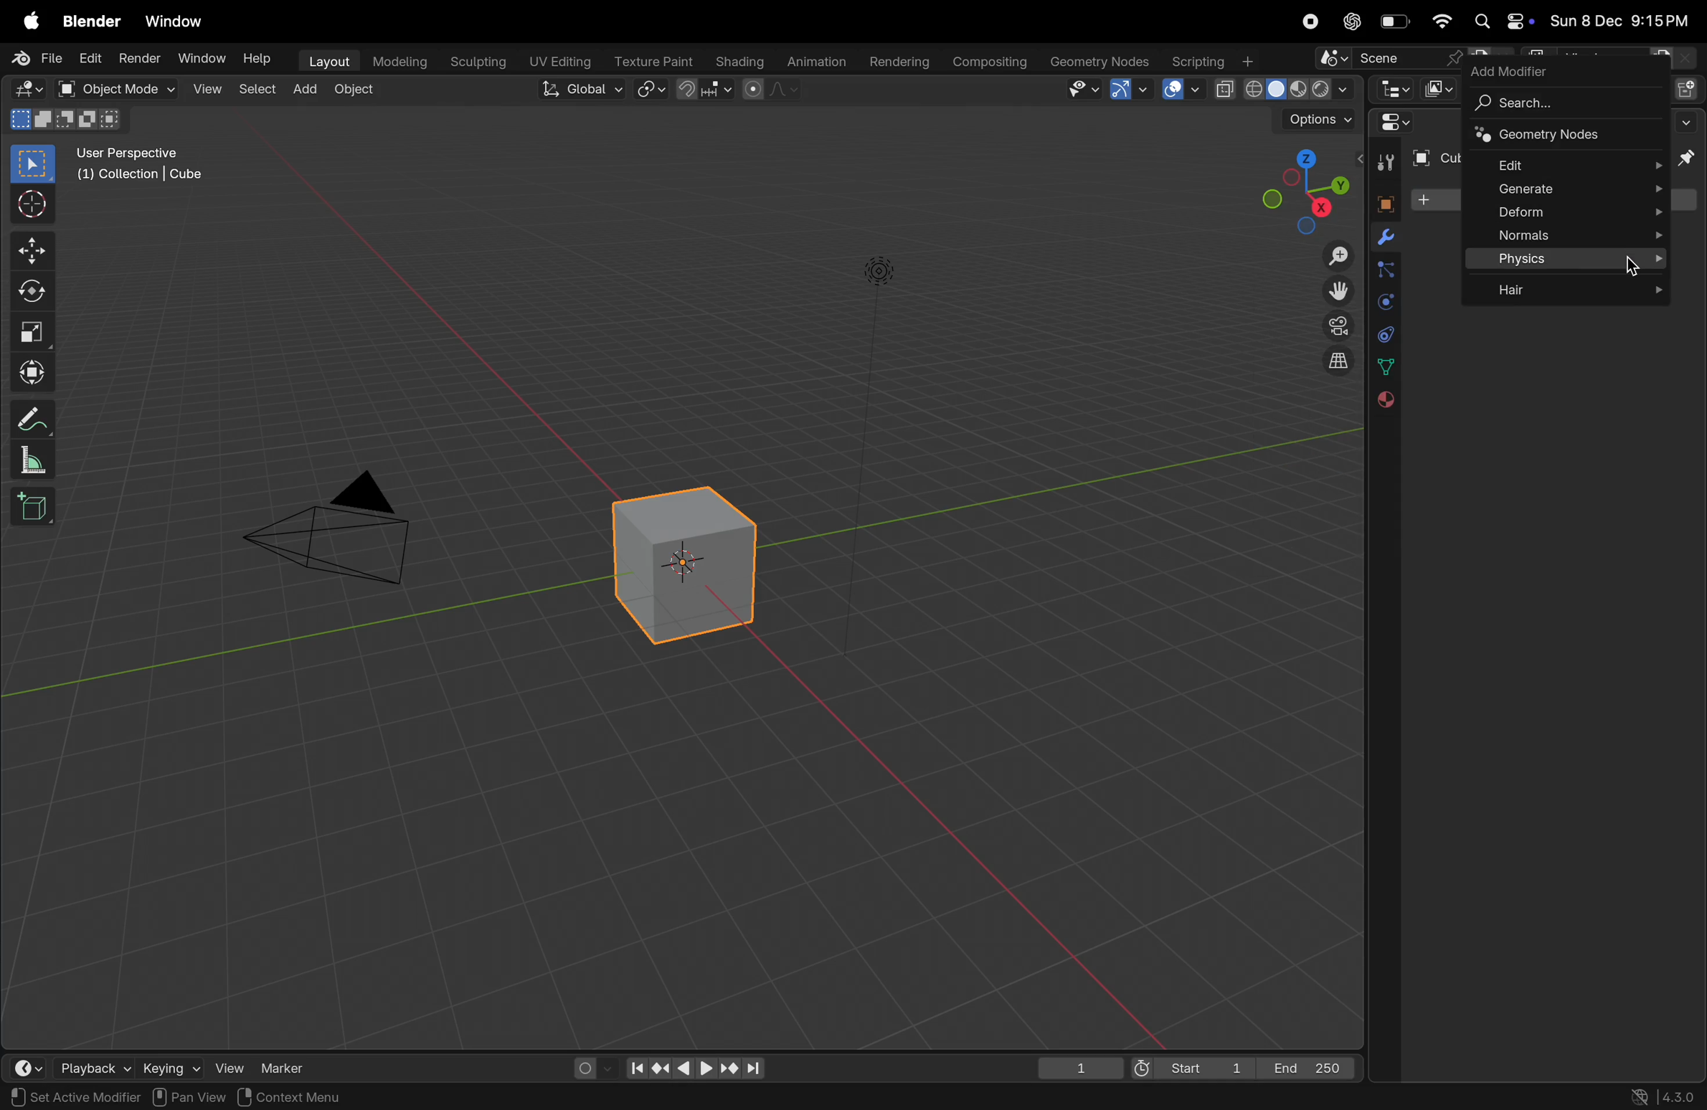  What do you see at coordinates (897, 62) in the screenshot?
I see `rendering` at bounding box center [897, 62].